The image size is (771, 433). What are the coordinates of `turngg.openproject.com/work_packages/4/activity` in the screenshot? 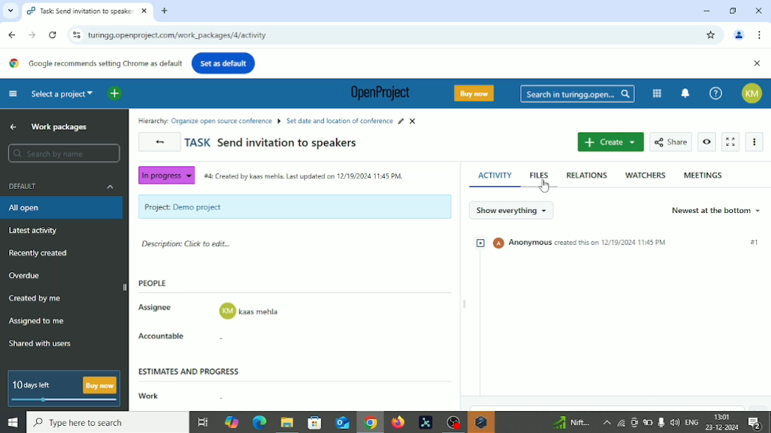 It's located at (178, 36).